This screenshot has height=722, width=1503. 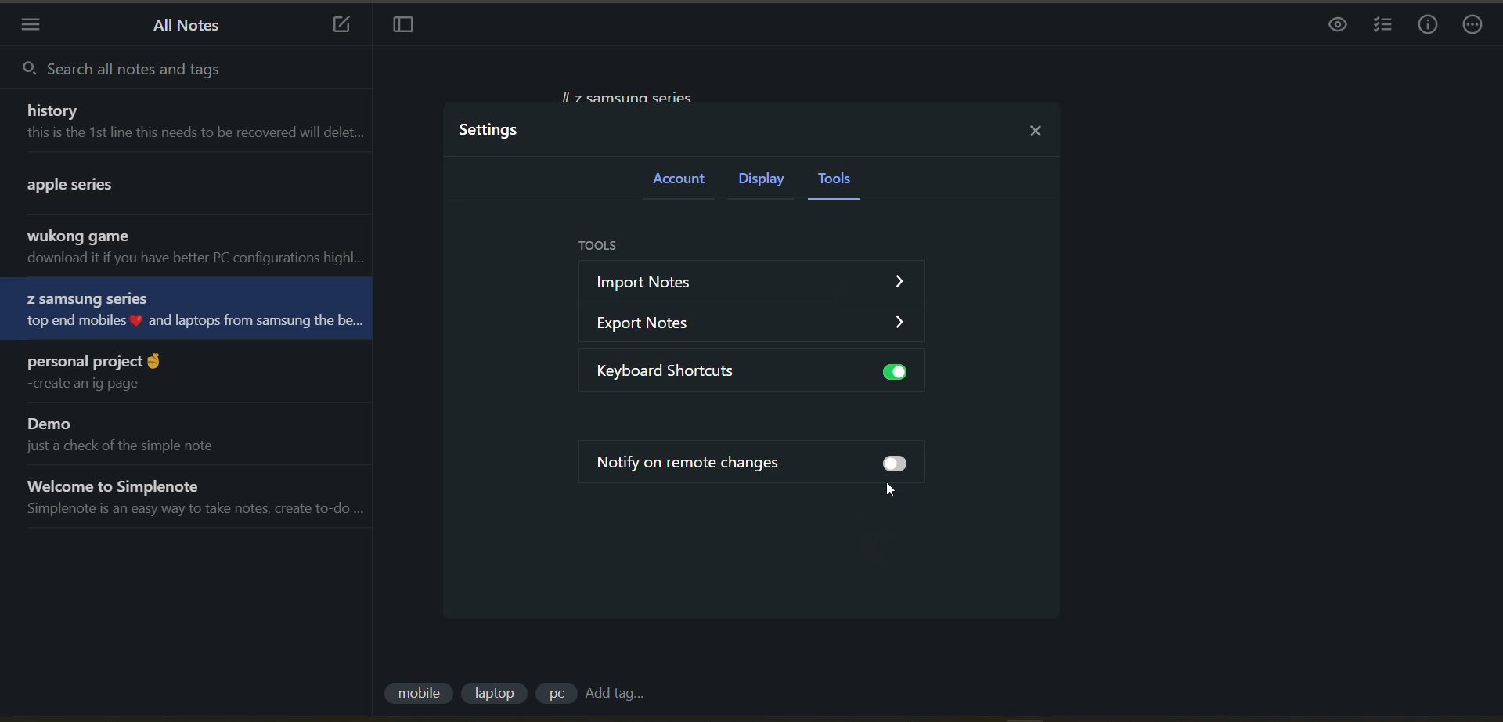 I want to click on tag 1, so click(x=417, y=695).